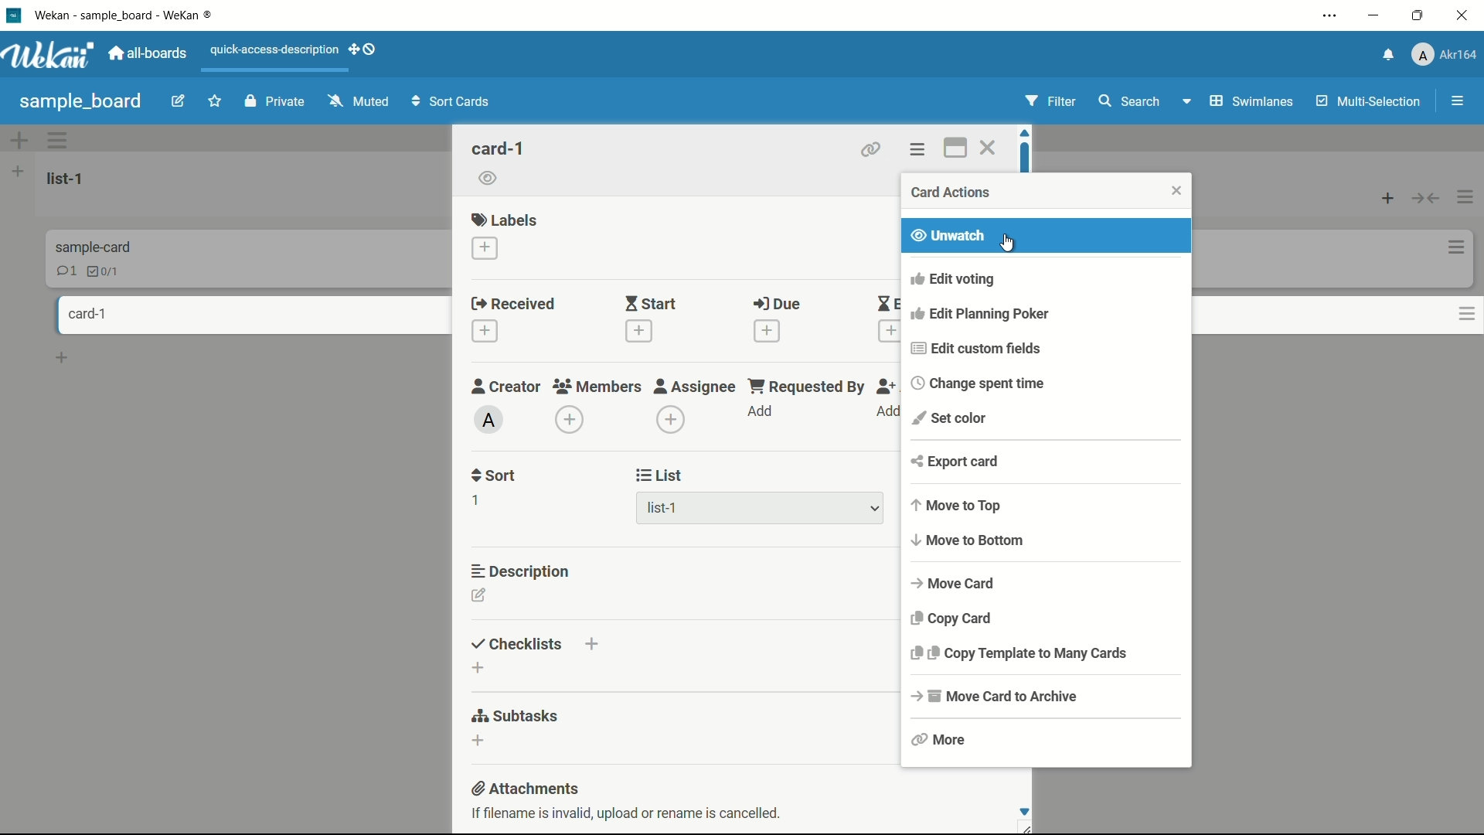  I want to click on unwatch, so click(948, 236).